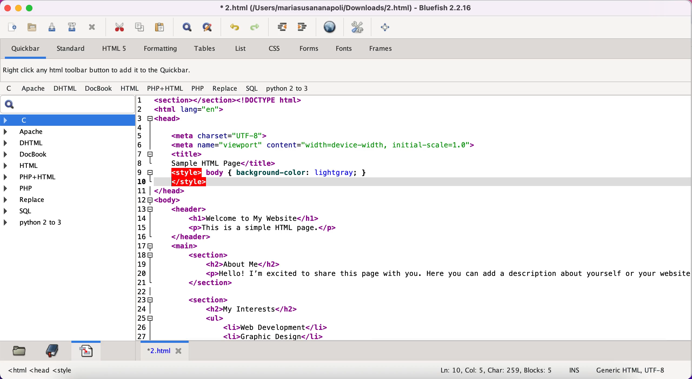 Image resolution: width=692 pixels, height=379 pixels. What do you see at coordinates (29, 8) in the screenshot?
I see `maximize` at bounding box center [29, 8].